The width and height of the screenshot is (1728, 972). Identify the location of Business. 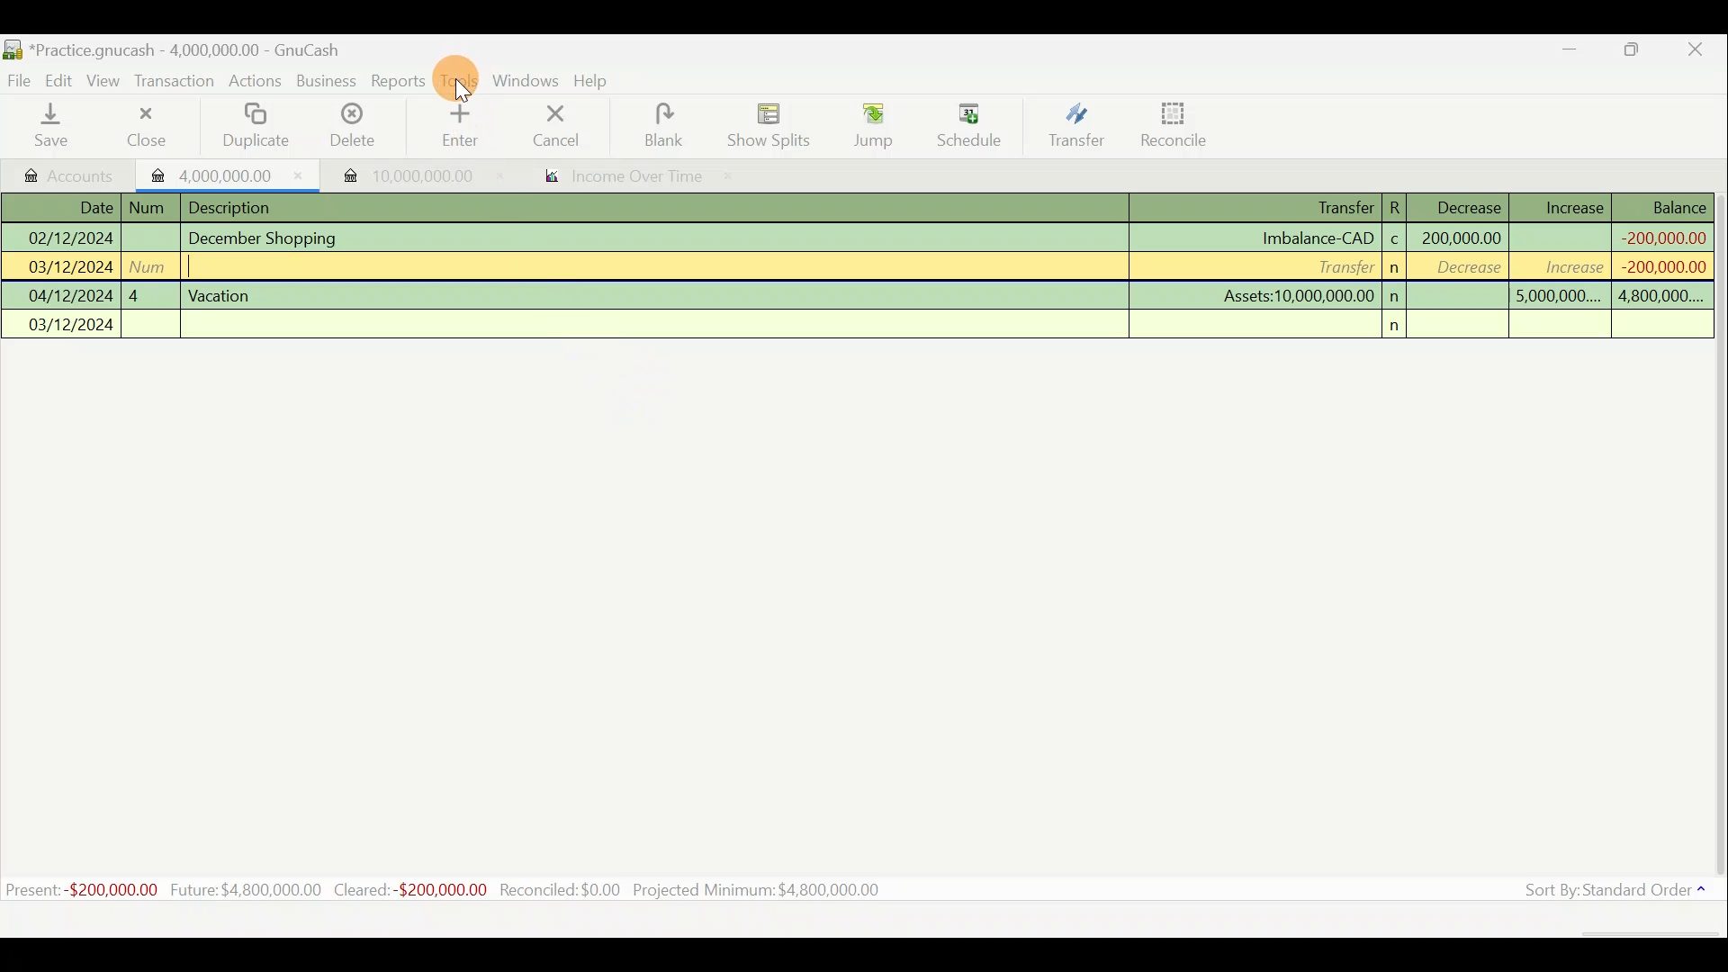
(328, 81).